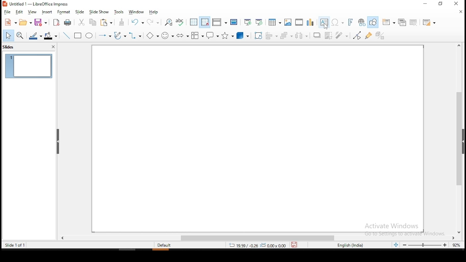  What do you see at coordinates (152, 36) in the screenshot?
I see `basic shapes` at bounding box center [152, 36].